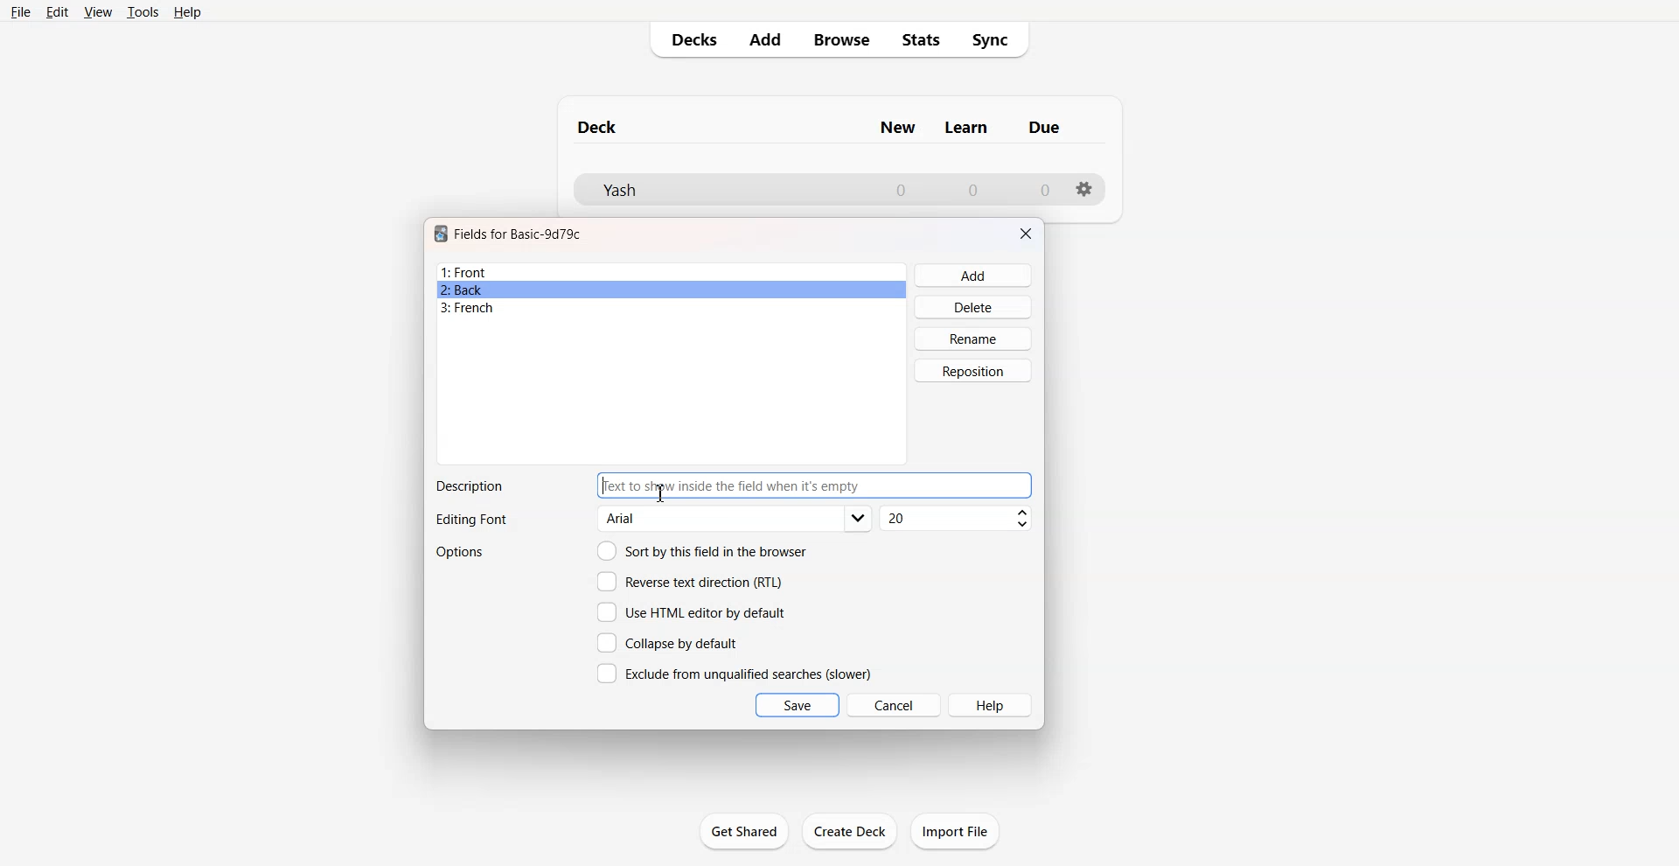 This screenshot has width=1679, height=866. I want to click on File, so click(19, 11).